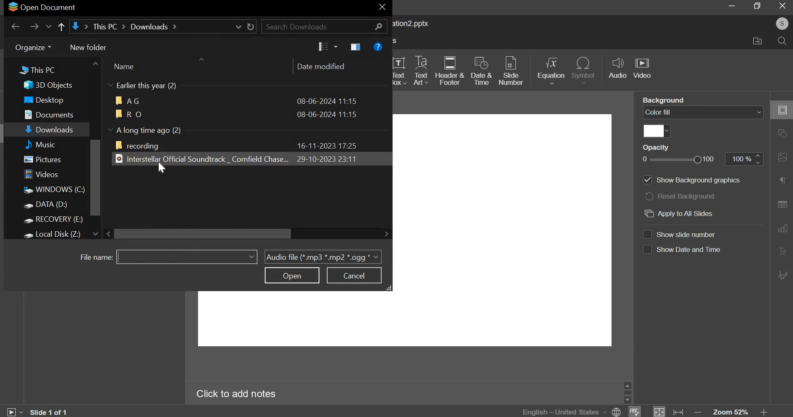 The width and height of the screenshot is (793, 417). Describe the element at coordinates (655, 148) in the screenshot. I see `opacity` at that location.